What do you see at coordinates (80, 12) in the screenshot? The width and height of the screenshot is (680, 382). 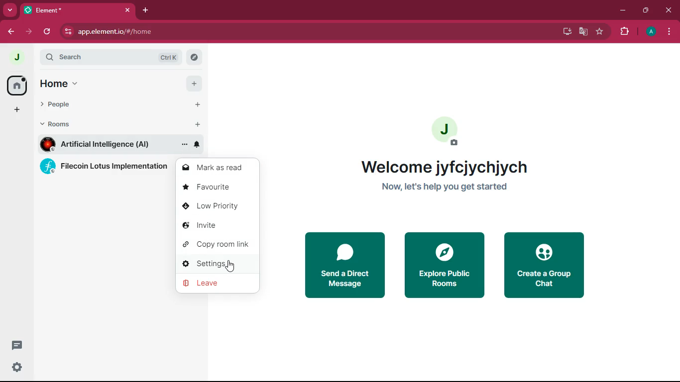 I see `tab` at bounding box center [80, 12].